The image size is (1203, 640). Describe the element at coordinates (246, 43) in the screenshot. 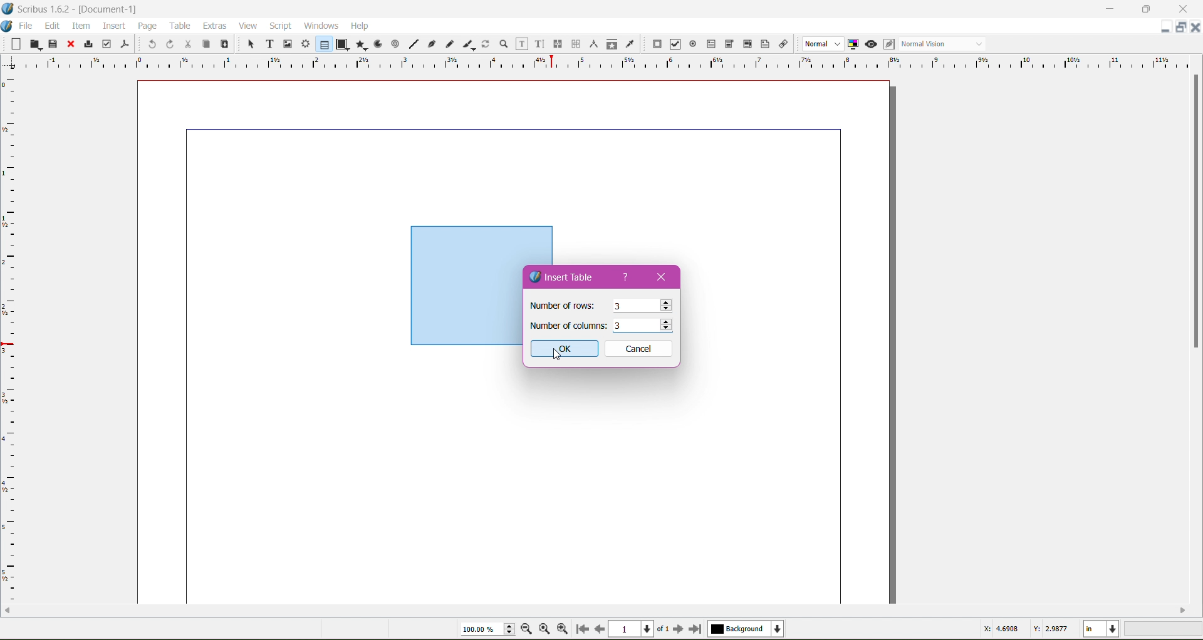

I see `Select Item` at that location.